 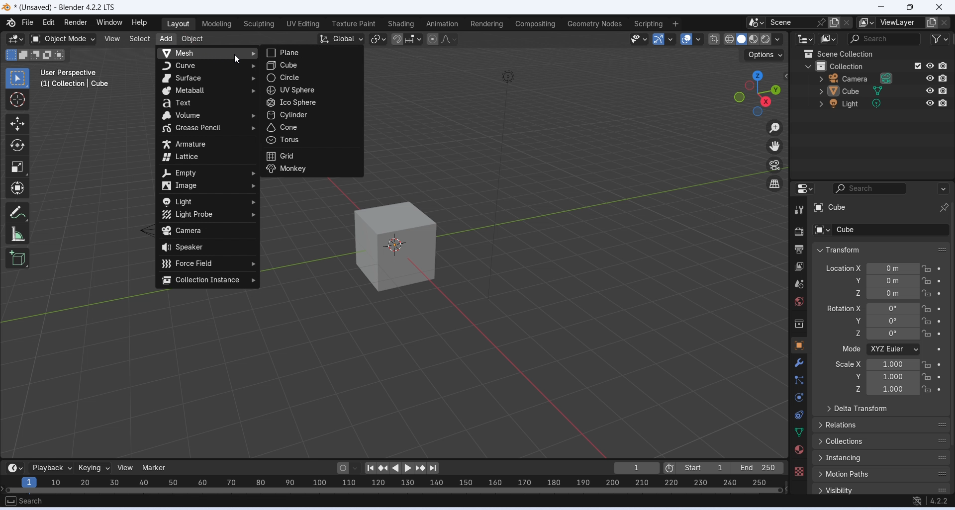 I want to click on Close, so click(x=940, y=7).